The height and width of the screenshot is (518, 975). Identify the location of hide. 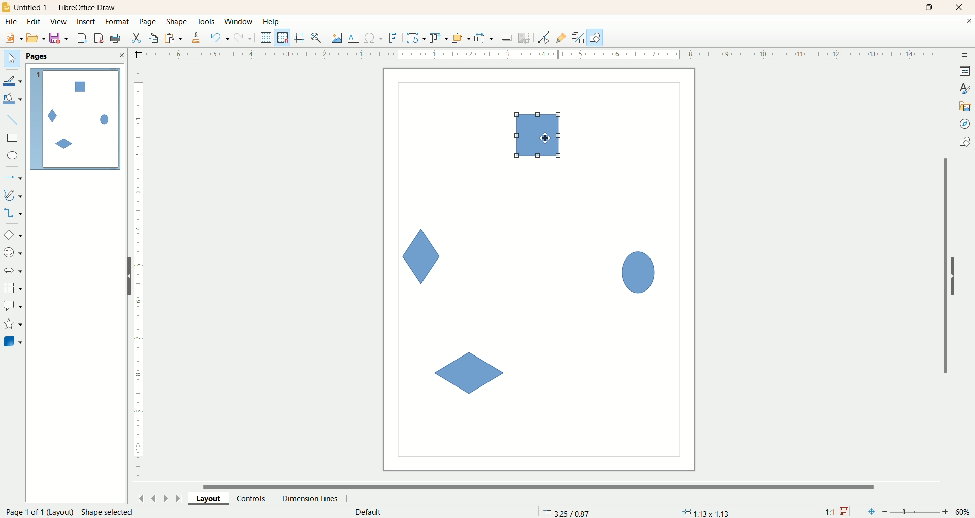
(958, 274).